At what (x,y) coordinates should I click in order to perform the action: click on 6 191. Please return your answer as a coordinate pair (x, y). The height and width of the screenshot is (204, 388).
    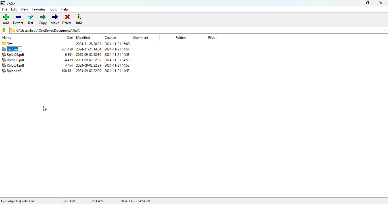
    Looking at the image, I should click on (69, 54).